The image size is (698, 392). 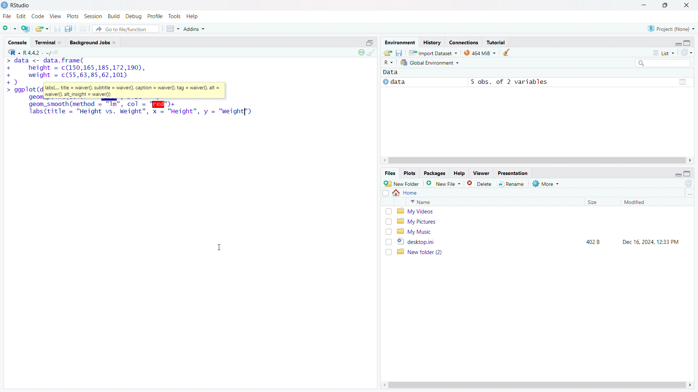 What do you see at coordinates (464, 42) in the screenshot?
I see `connections` at bounding box center [464, 42].